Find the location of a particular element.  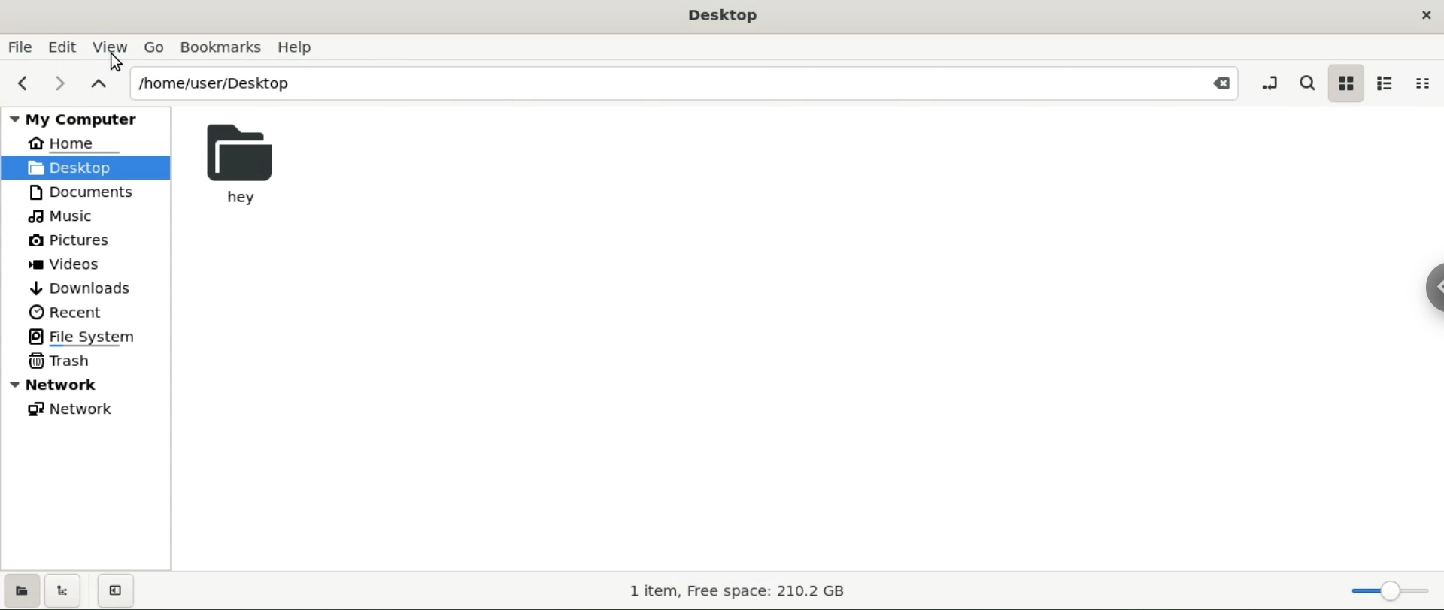

network is located at coordinates (77, 410).